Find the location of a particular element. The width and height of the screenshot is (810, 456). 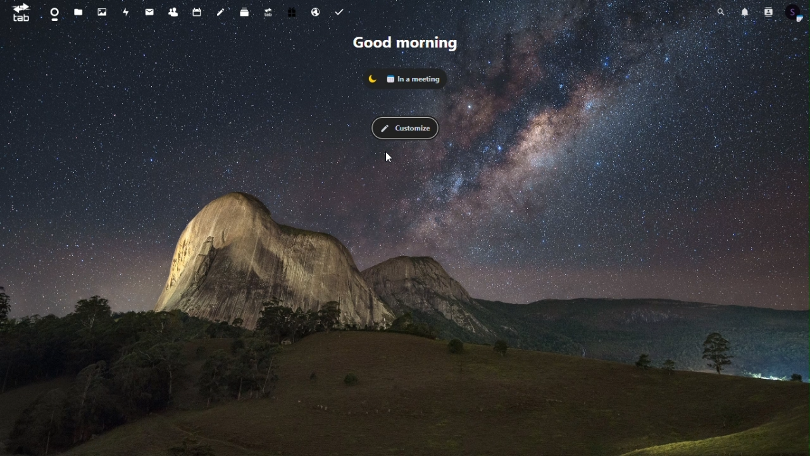

files is located at coordinates (80, 13).